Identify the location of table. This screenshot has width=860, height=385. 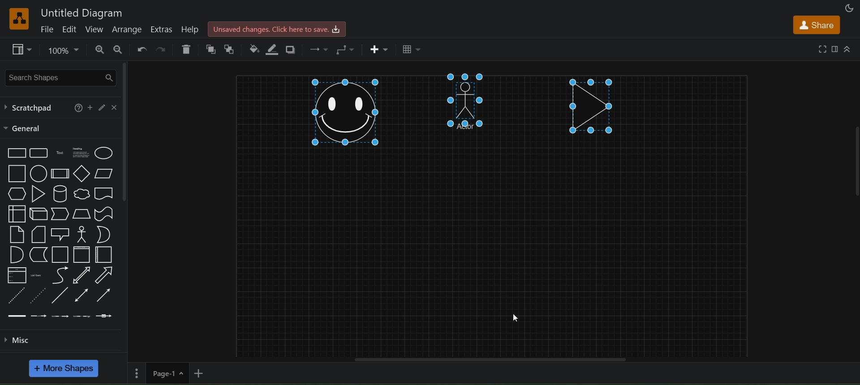
(411, 50).